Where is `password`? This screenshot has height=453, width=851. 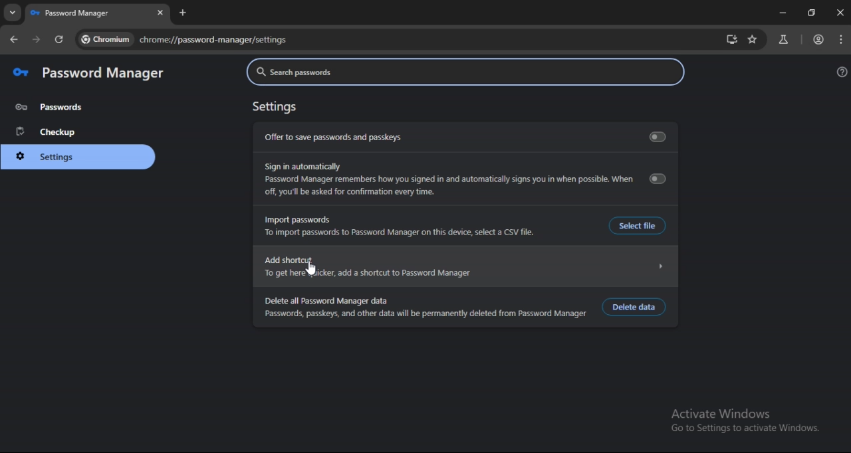
password is located at coordinates (50, 107).